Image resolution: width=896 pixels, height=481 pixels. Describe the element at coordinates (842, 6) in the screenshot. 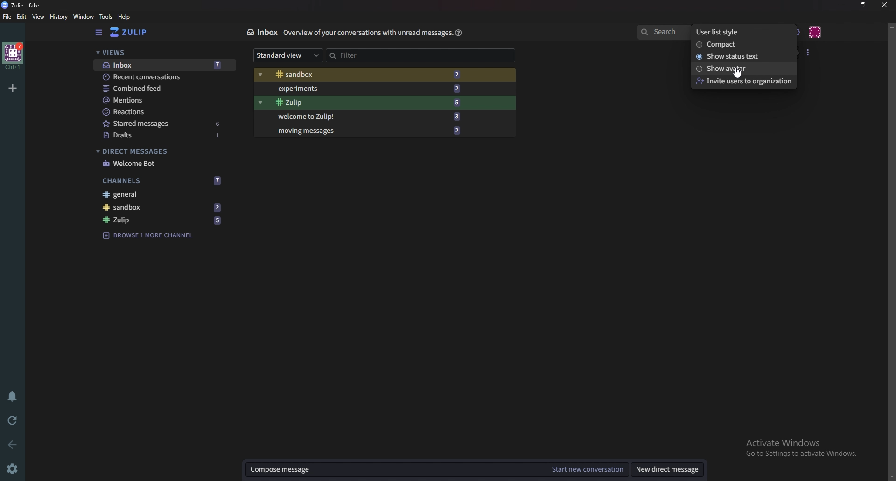

I see `Minimize` at that location.